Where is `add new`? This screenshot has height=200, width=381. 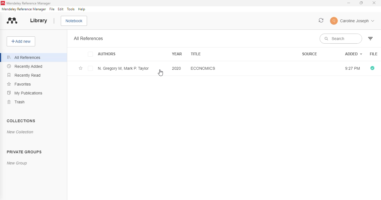
add new is located at coordinates (21, 41).